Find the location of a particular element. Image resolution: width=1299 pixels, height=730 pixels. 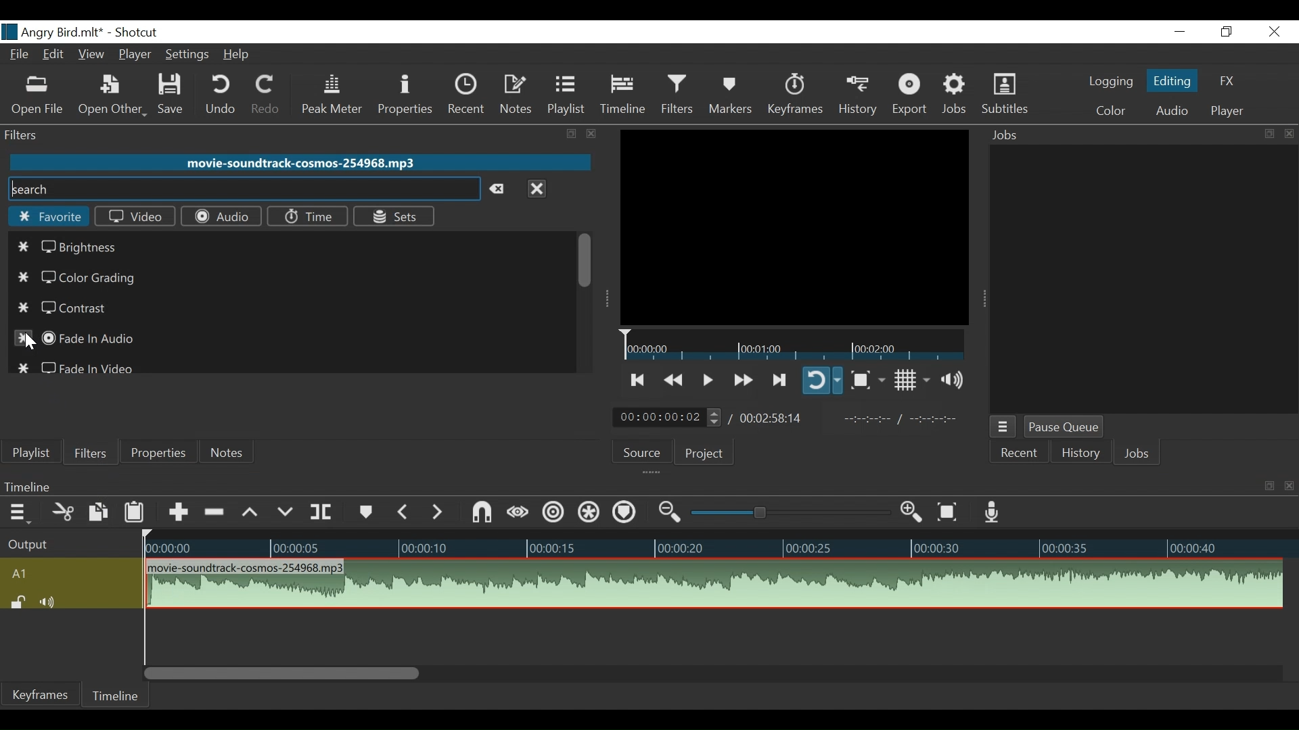

Notes is located at coordinates (518, 95).